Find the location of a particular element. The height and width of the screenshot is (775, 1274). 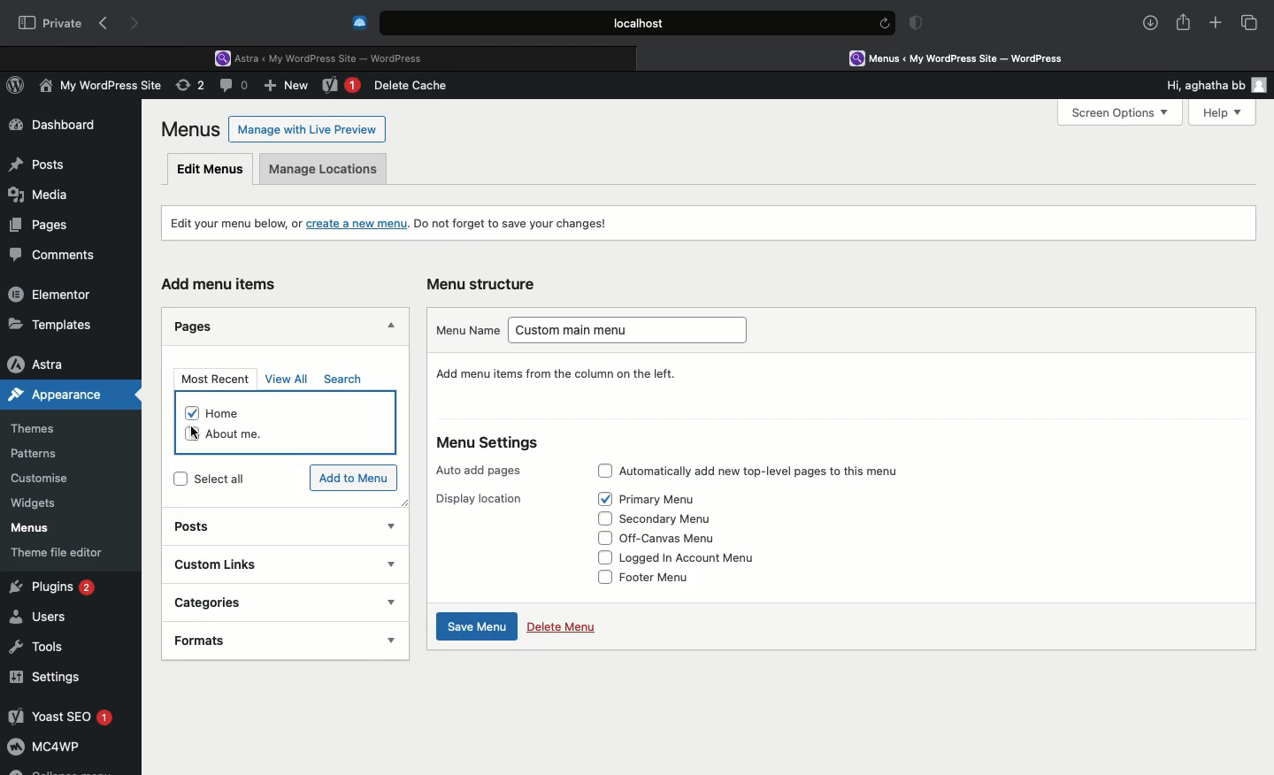

Cold turkey is located at coordinates (360, 23).